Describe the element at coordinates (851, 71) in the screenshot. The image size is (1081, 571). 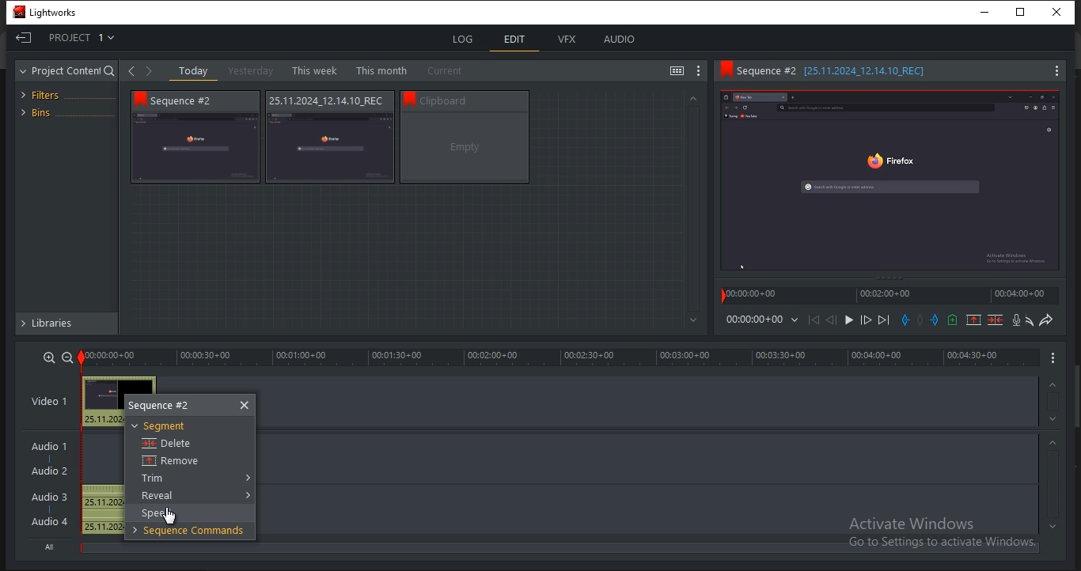
I see `Sequence information` at that location.